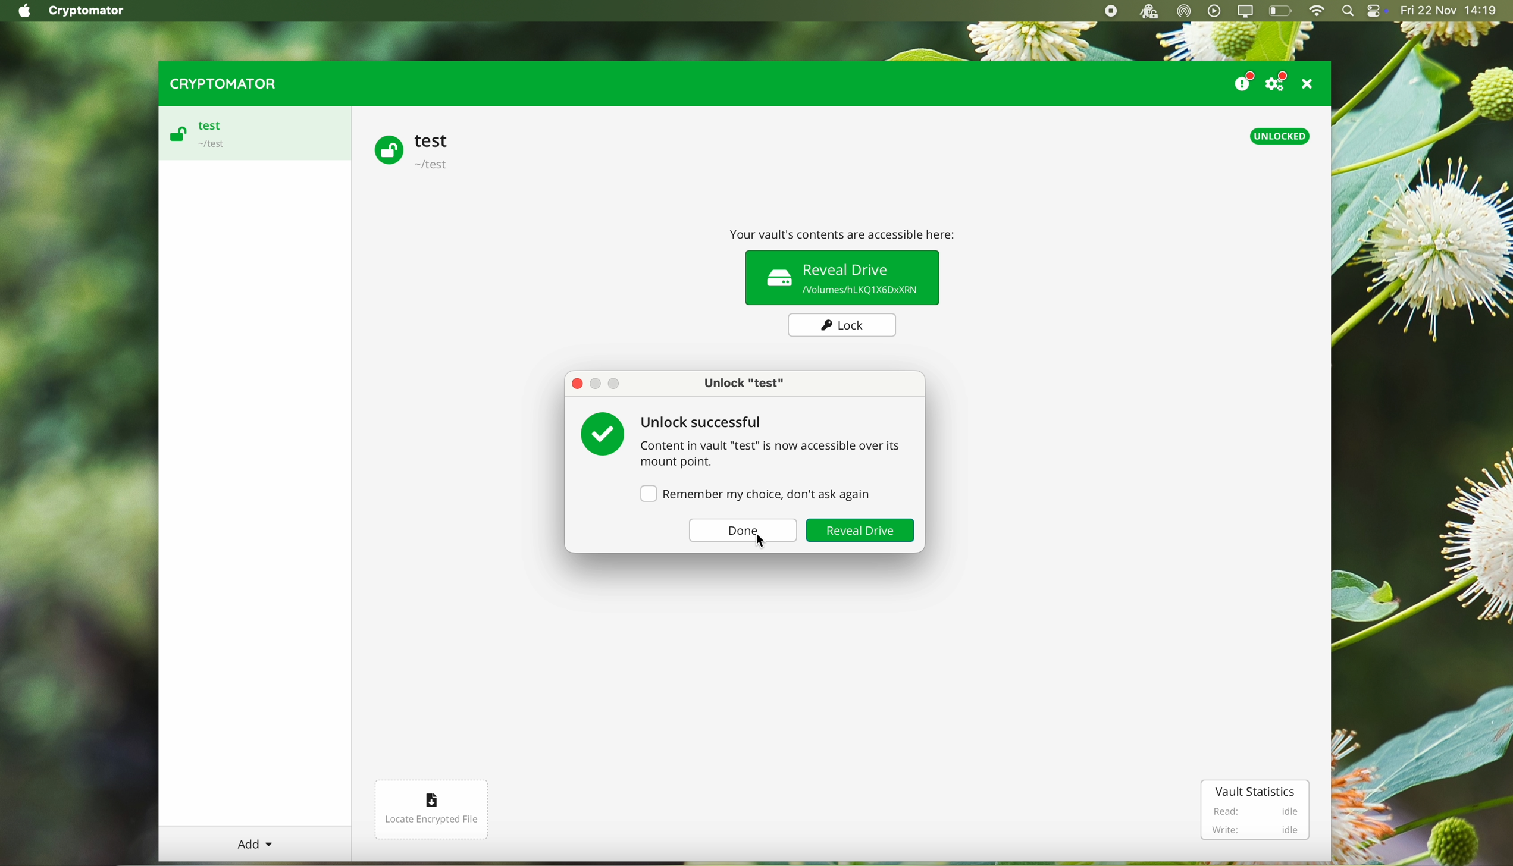 The width and height of the screenshot is (1513, 866). What do you see at coordinates (772, 457) in the screenshot?
I see `Content in vault "test" is now accessible over its mount point` at bounding box center [772, 457].